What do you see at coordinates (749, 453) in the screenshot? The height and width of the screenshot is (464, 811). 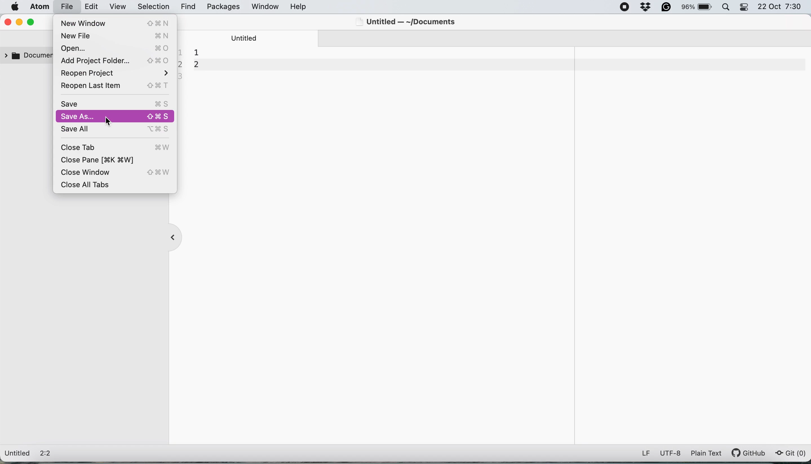 I see `git hub` at bounding box center [749, 453].